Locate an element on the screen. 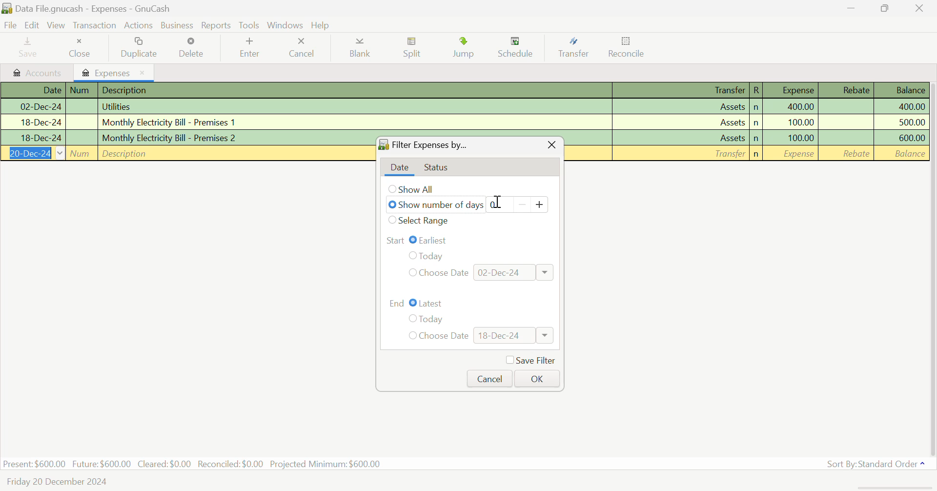  Balance is located at coordinates (899, 91).